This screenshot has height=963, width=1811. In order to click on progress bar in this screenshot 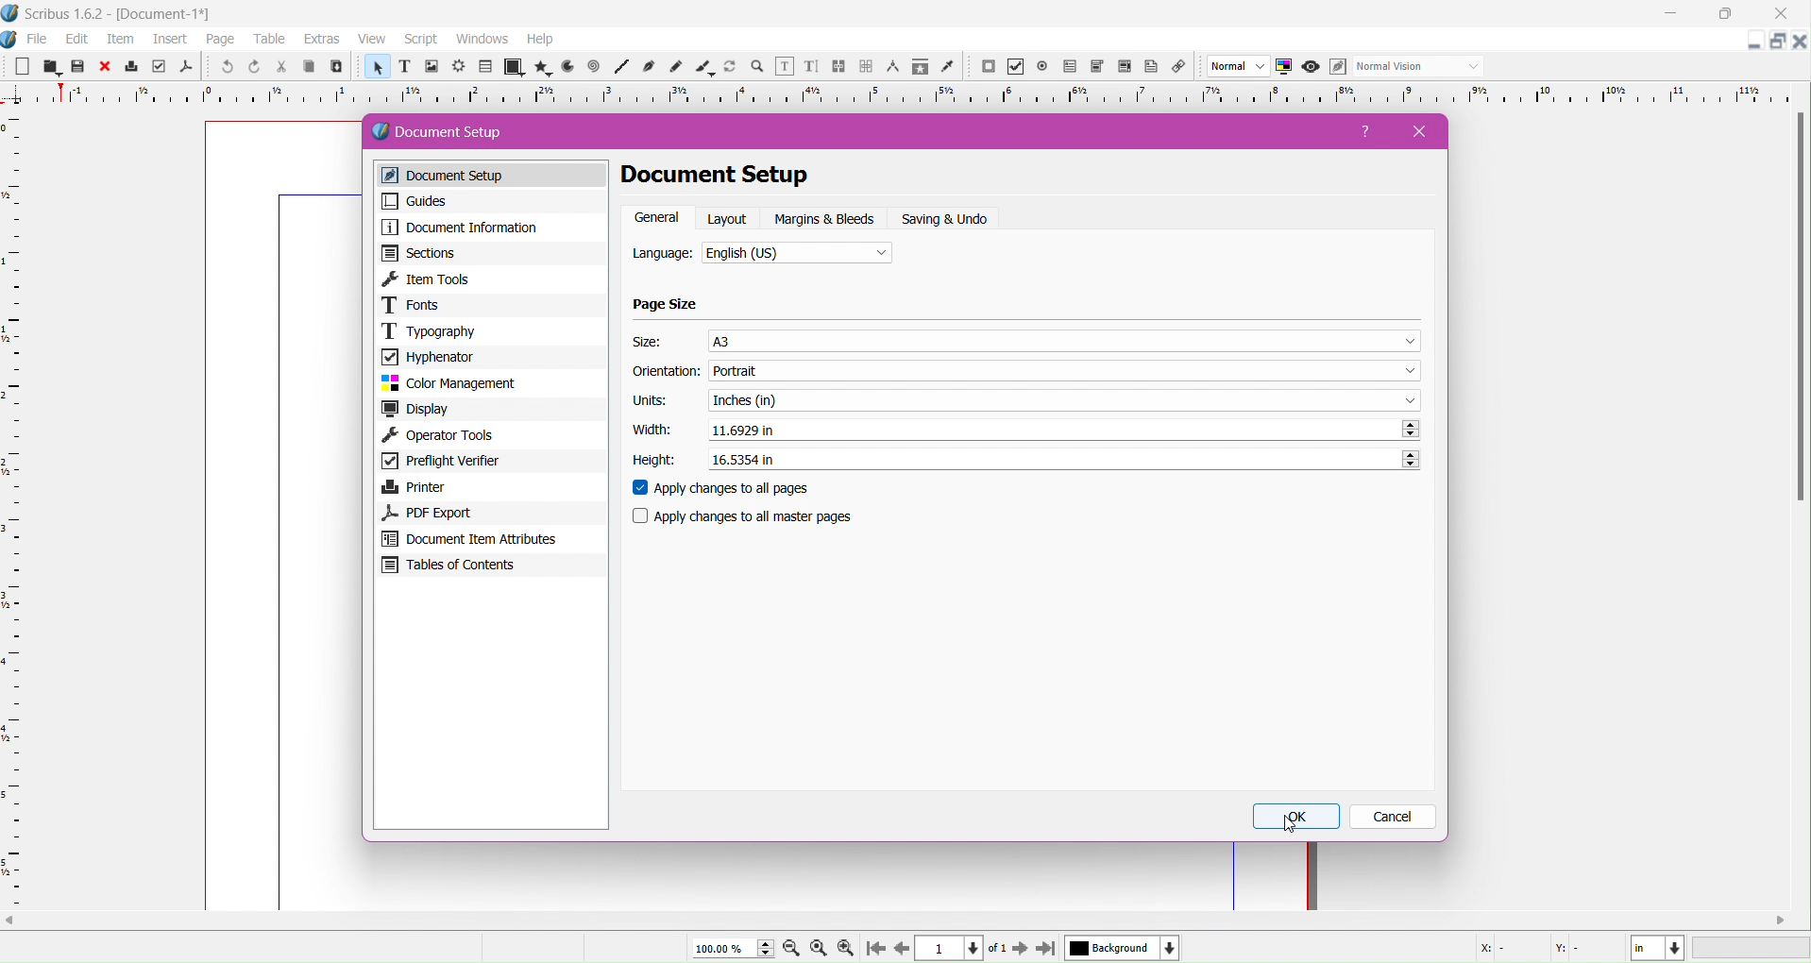, I will do `click(1752, 949)`.